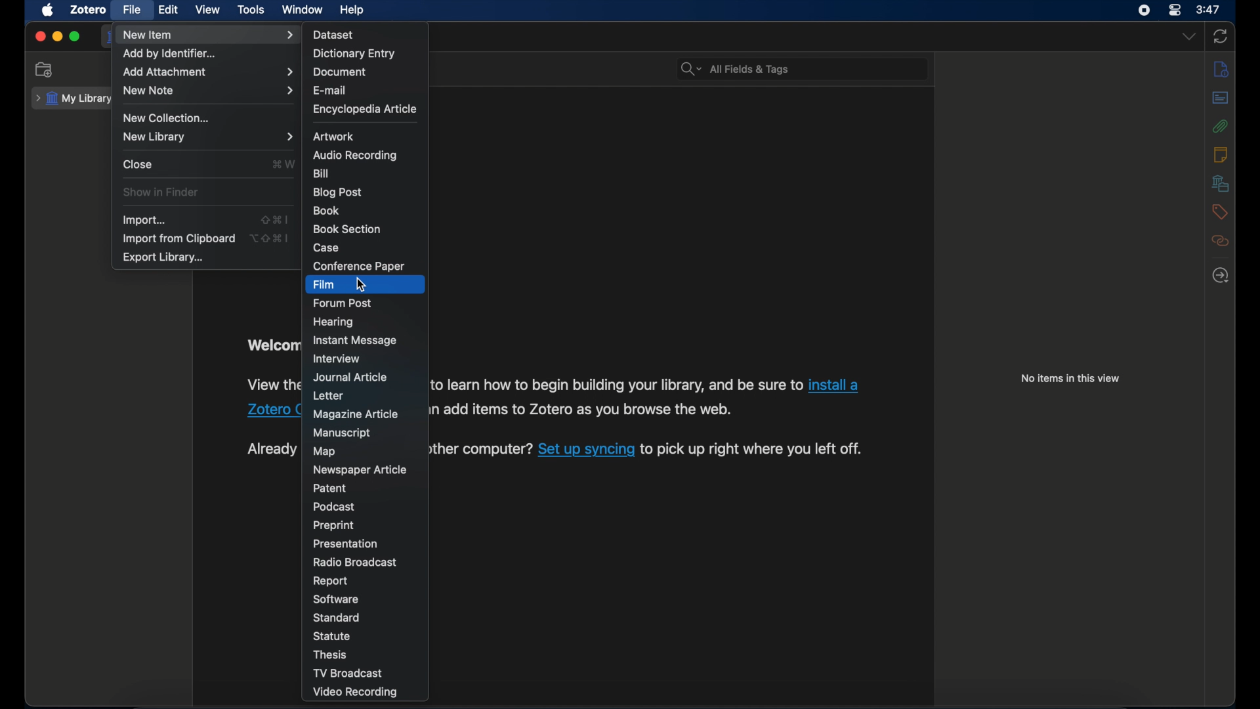 This screenshot has height=709, width=1260. I want to click on related, so click(1221, 241).